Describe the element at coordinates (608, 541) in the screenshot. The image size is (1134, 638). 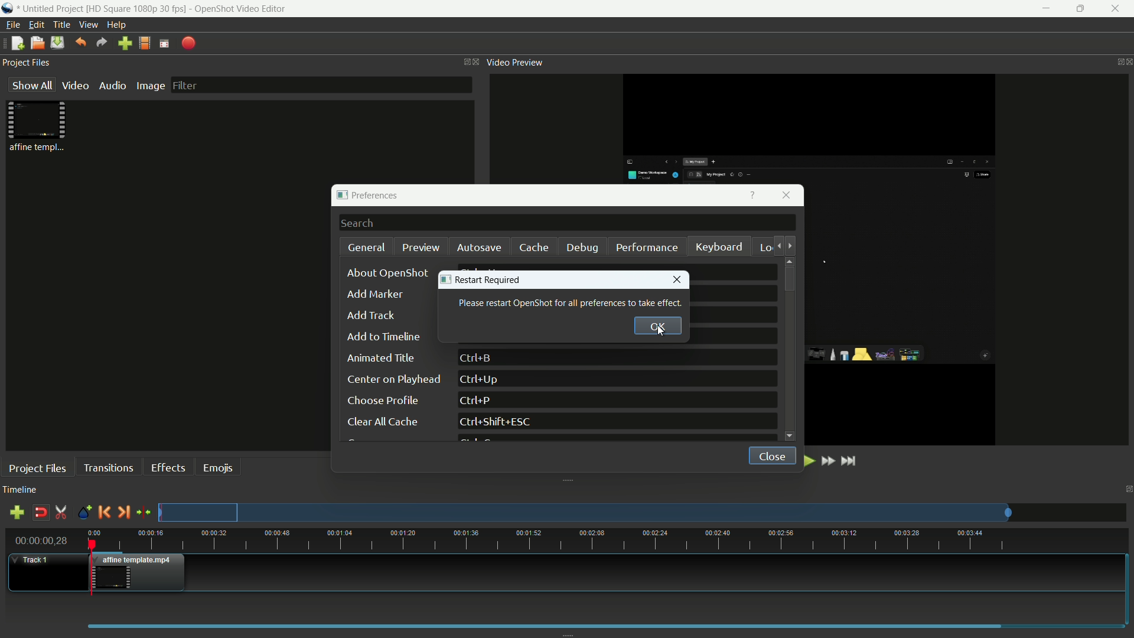
I see `time` at that location.